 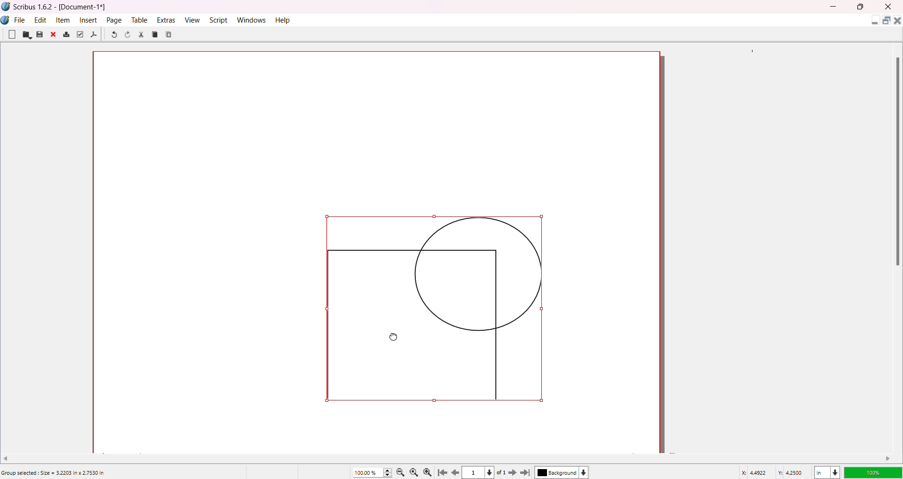 What do you see at coordinates (66, 35) in the screenshot?
I see `Print` at bounding box center [66, 35].